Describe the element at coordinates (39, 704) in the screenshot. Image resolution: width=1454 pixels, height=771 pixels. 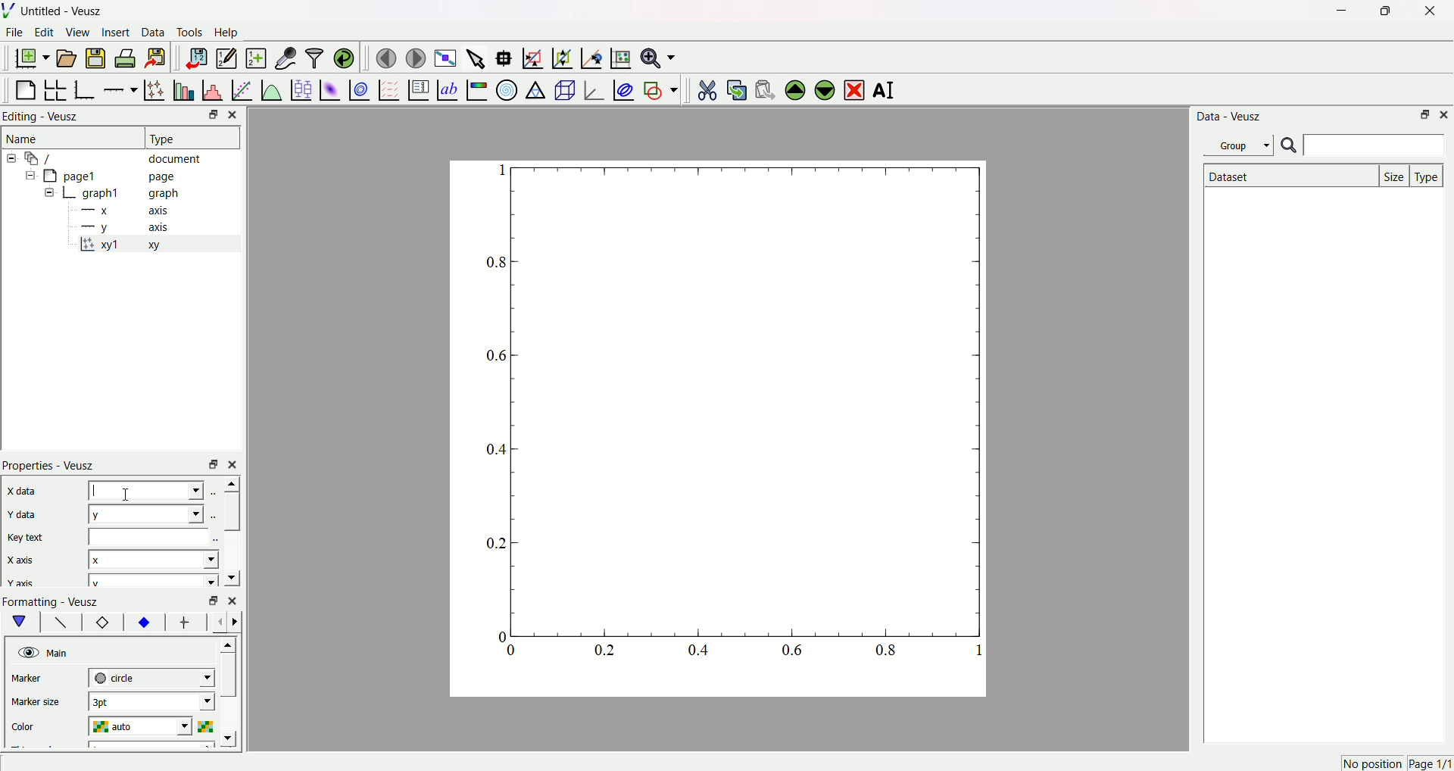
I see `marker size` at that location.